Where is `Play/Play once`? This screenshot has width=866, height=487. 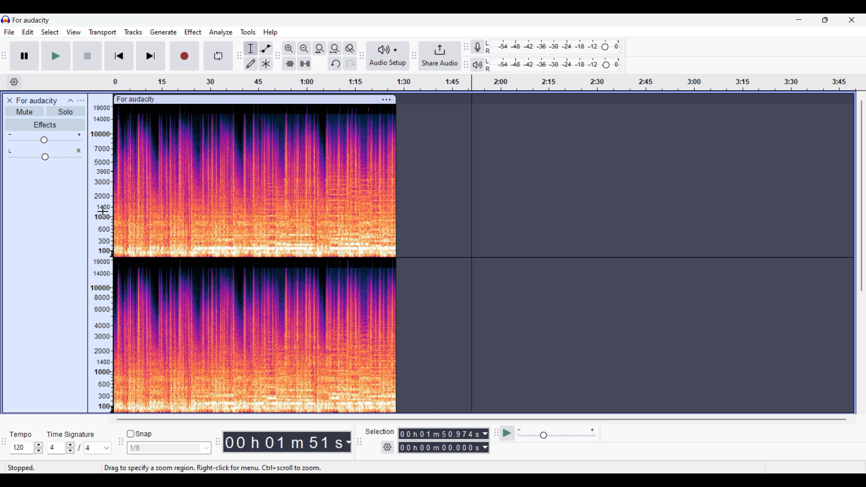 Play/Play once is located at coordinates (56, 56).